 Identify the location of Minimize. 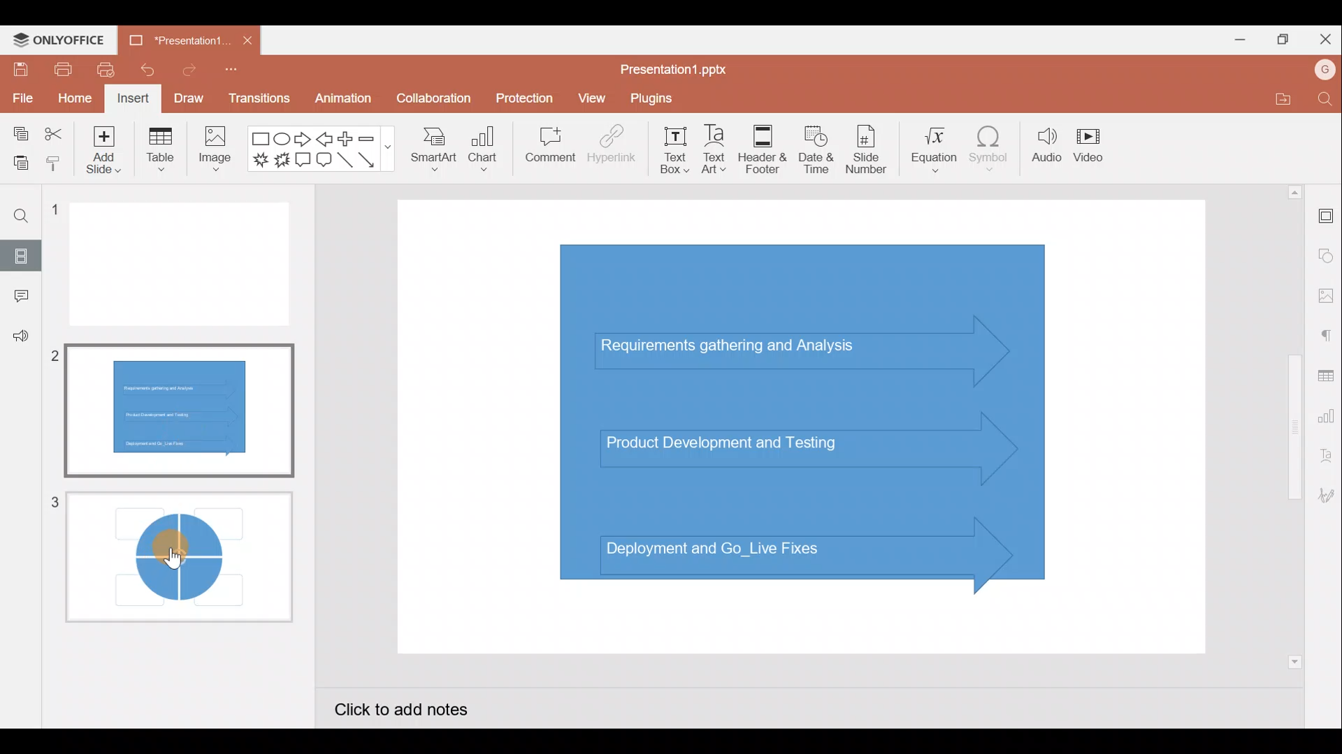
(1236, 42).